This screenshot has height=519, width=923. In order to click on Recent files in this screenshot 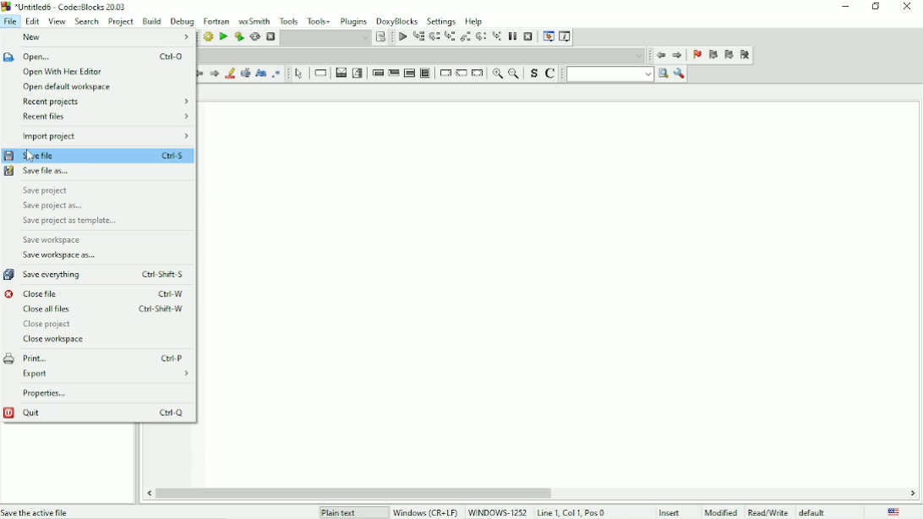, I will do `click(106, 116)`.